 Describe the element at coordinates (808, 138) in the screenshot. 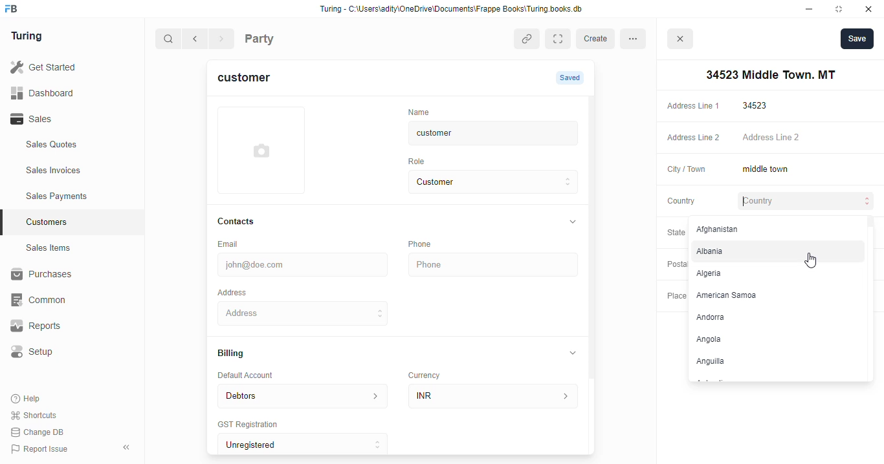

I see `Address Line 2` at that location.